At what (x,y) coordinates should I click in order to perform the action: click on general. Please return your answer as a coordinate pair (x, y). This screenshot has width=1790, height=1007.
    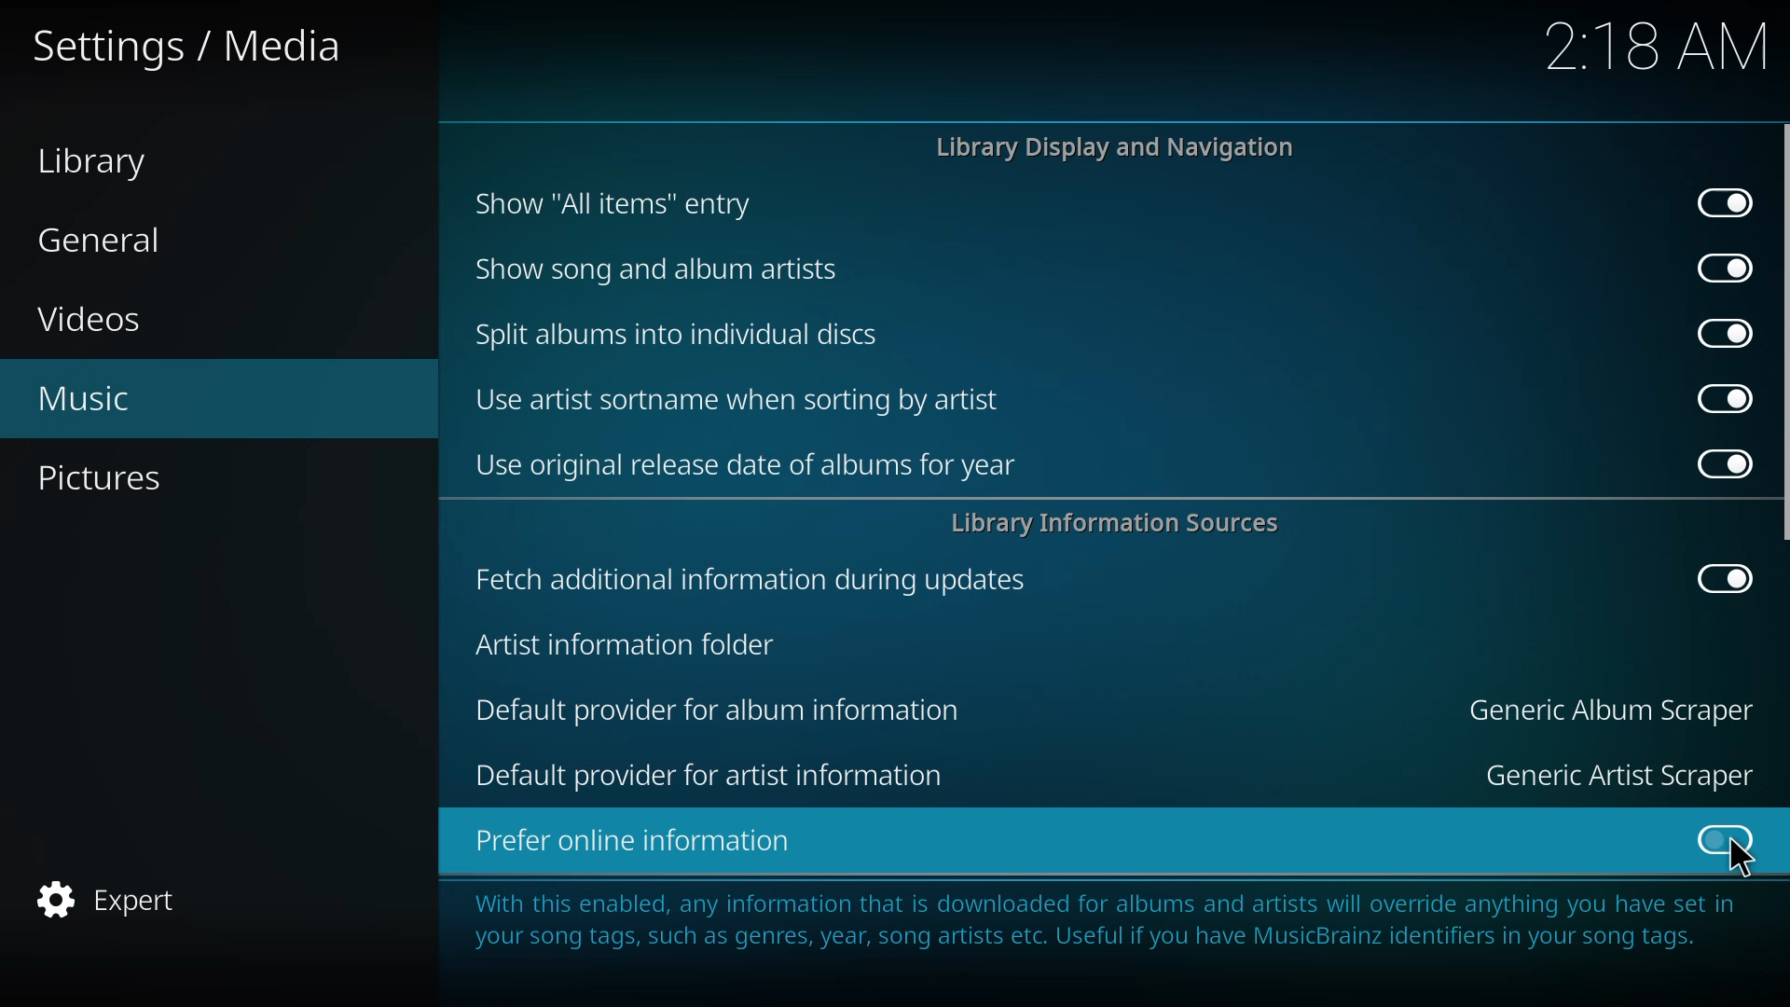
    Looking at the image, I should click on (104, 241).